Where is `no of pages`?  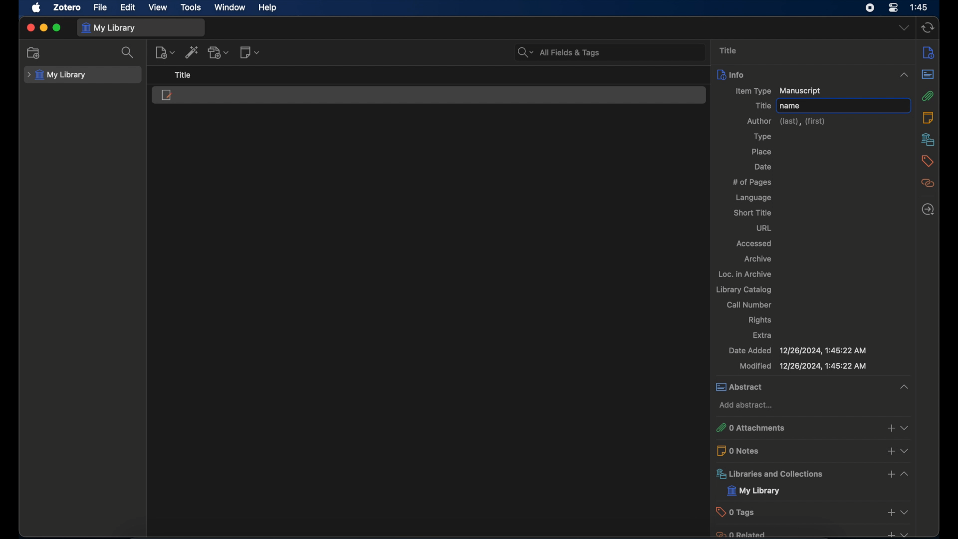 no of pages is located at coordinates (752, 182).